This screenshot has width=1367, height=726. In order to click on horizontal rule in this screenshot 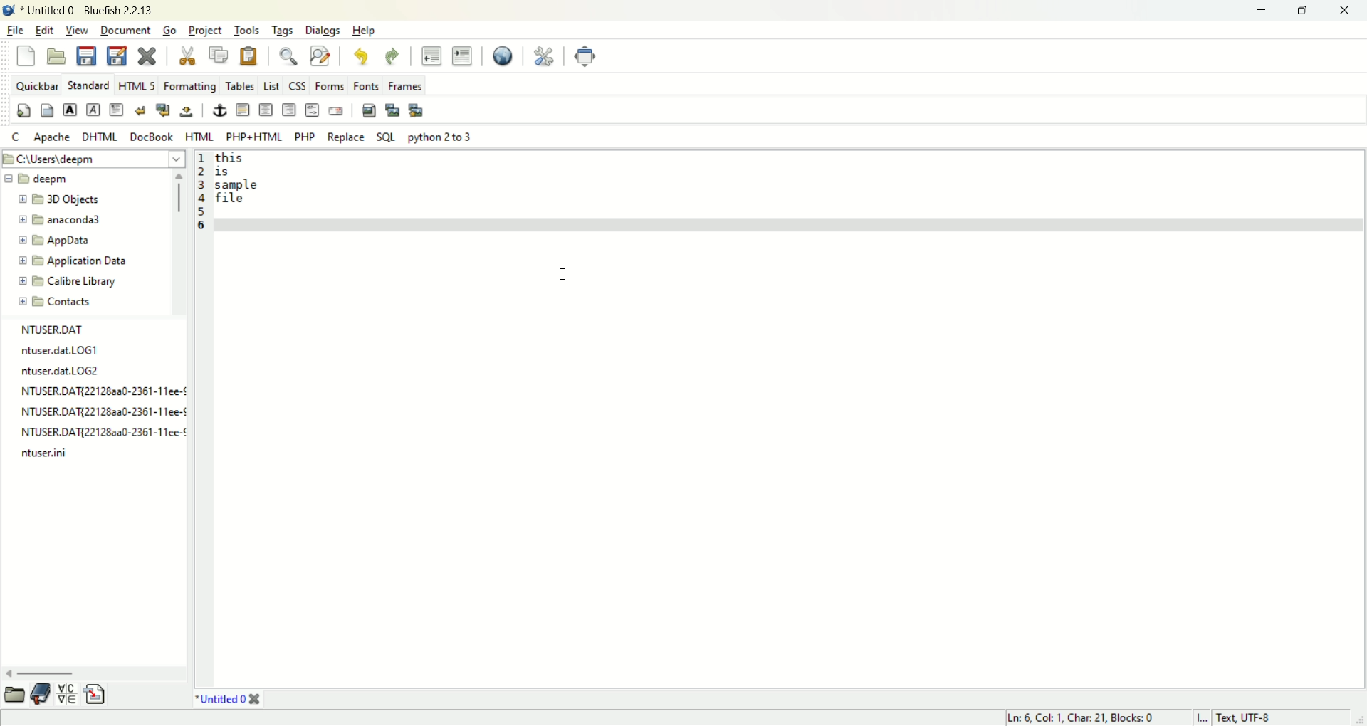, I will do `click(242, 110)`.